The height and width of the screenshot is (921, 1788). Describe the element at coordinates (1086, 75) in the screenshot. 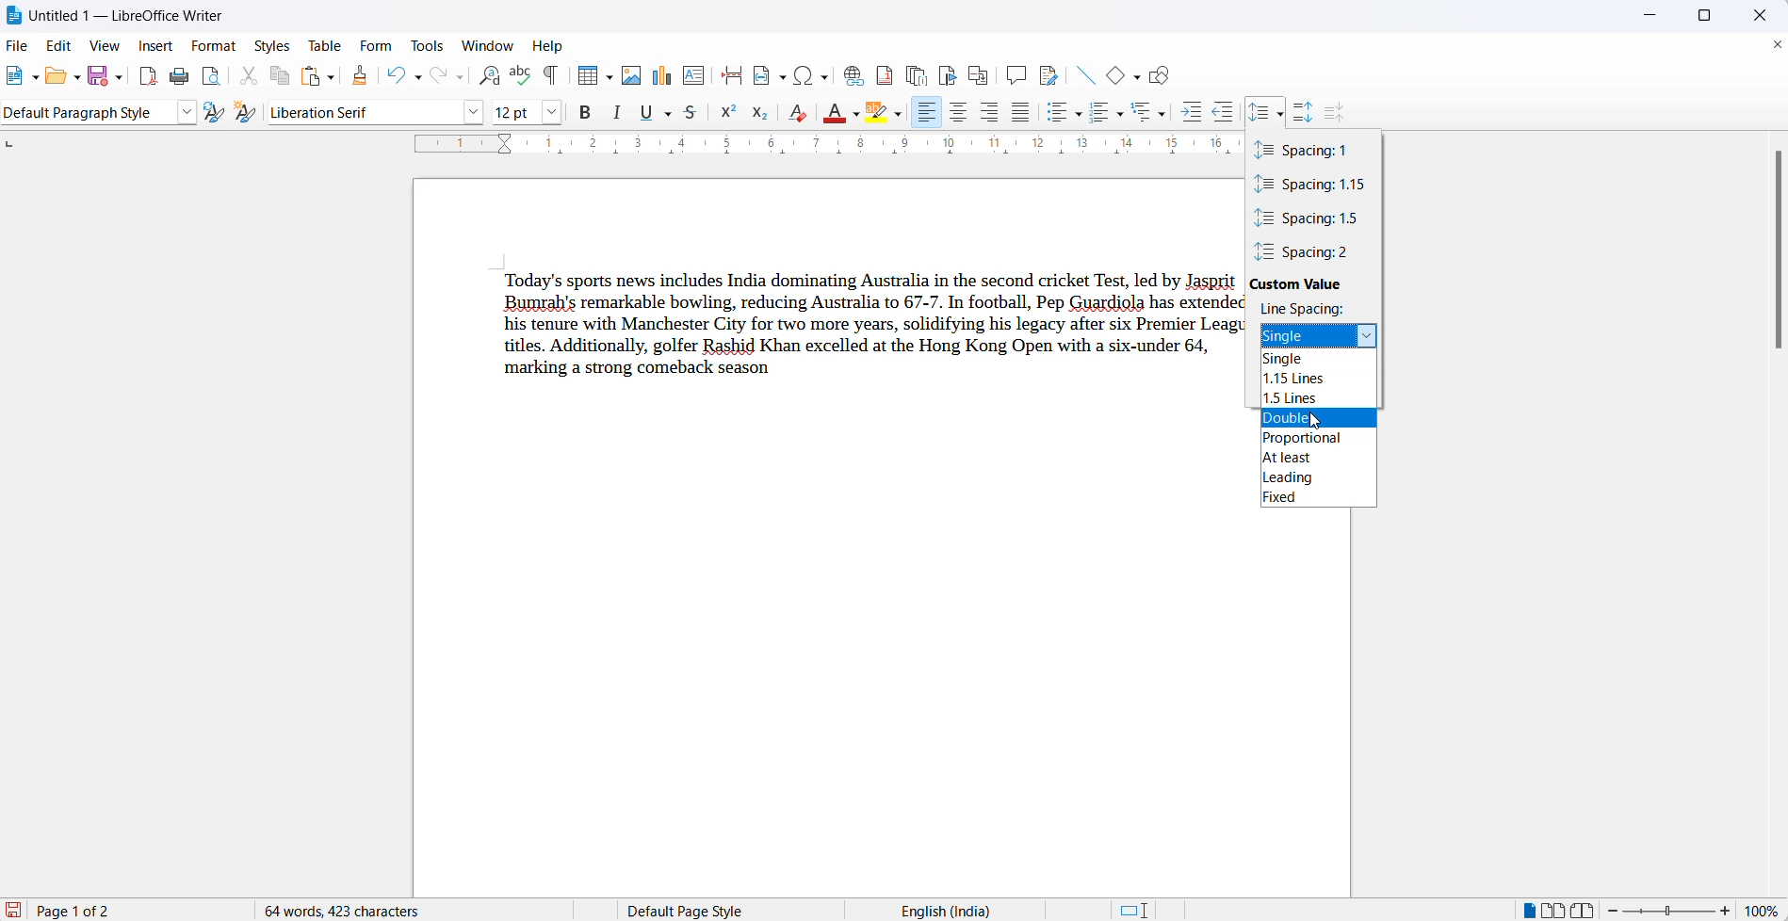

I see `insert line` at that location.